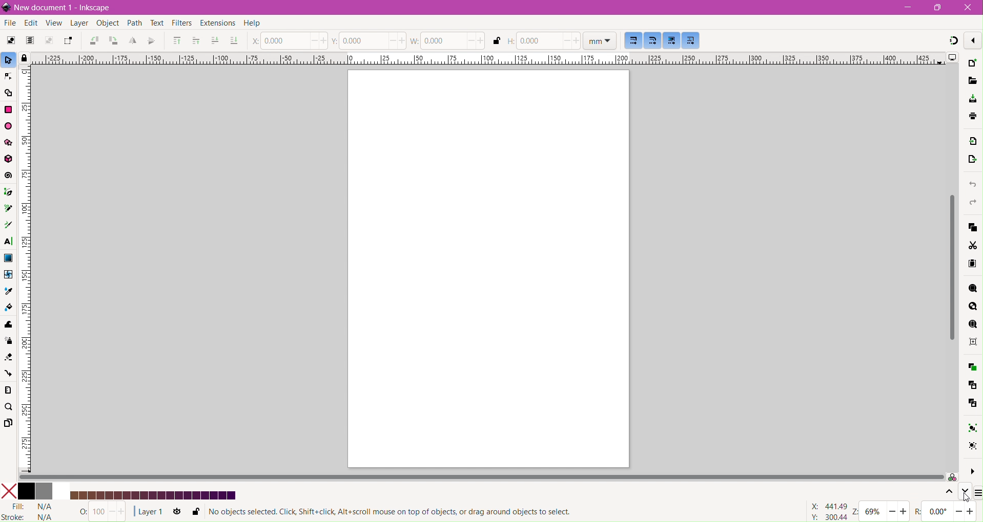 Image resolution: width=983 pixels, height=522 pixels. Describe the element at coordinates (971, 446) in the screenshot. I see `Ungroup` at that location.